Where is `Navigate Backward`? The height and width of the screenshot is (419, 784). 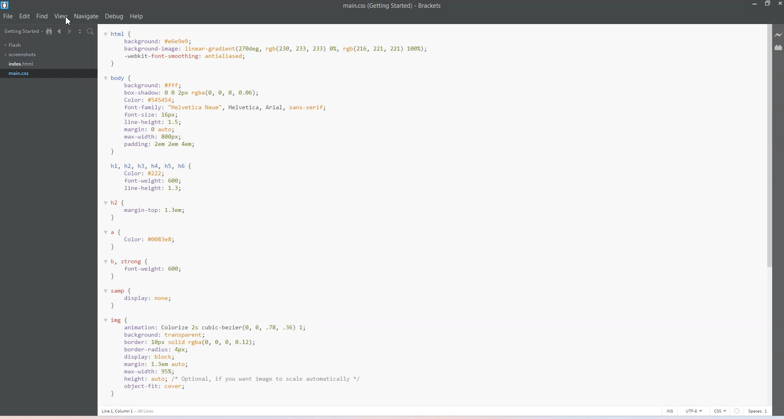 Navigate Backward is located at coordinates (60, 31).